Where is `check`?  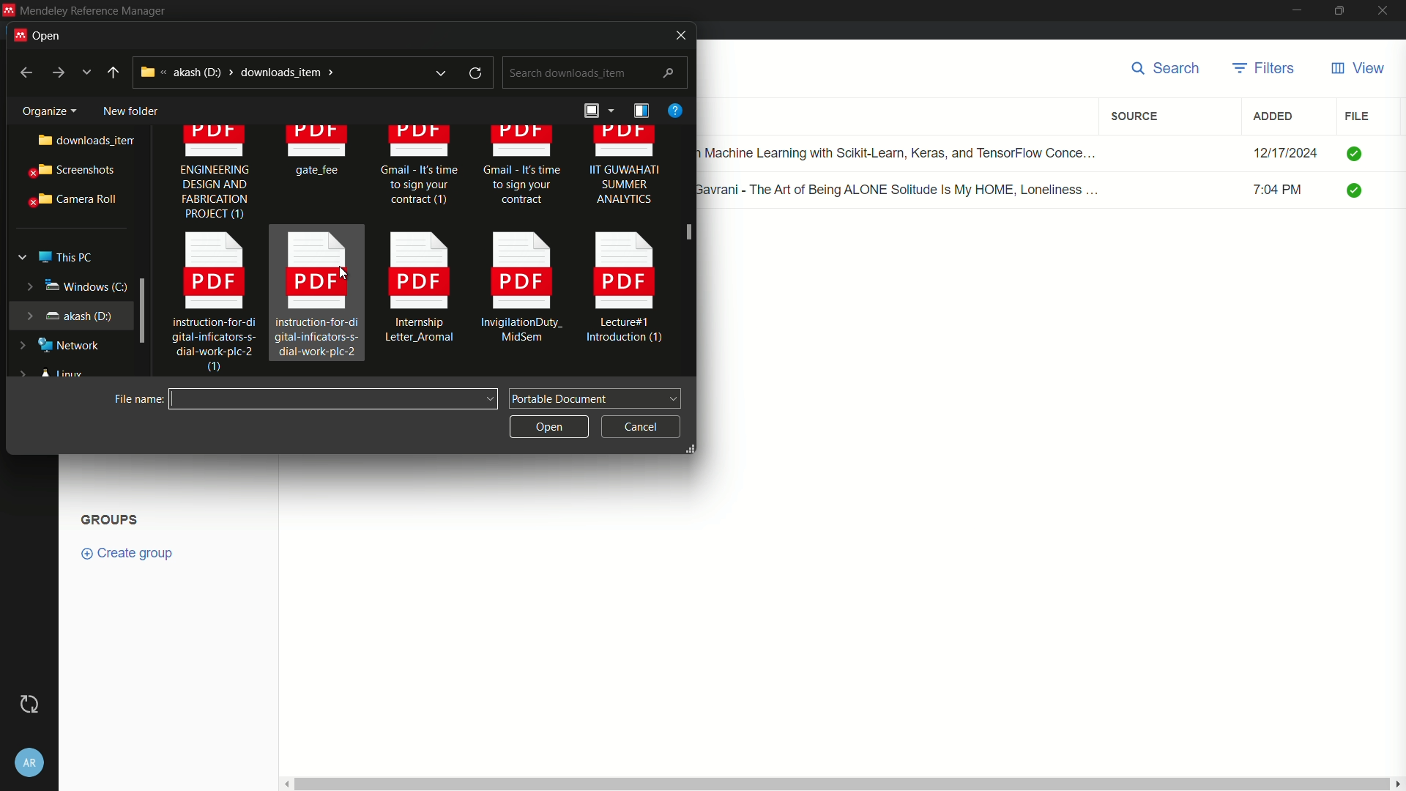 check is located at coordinates (1359, 192).